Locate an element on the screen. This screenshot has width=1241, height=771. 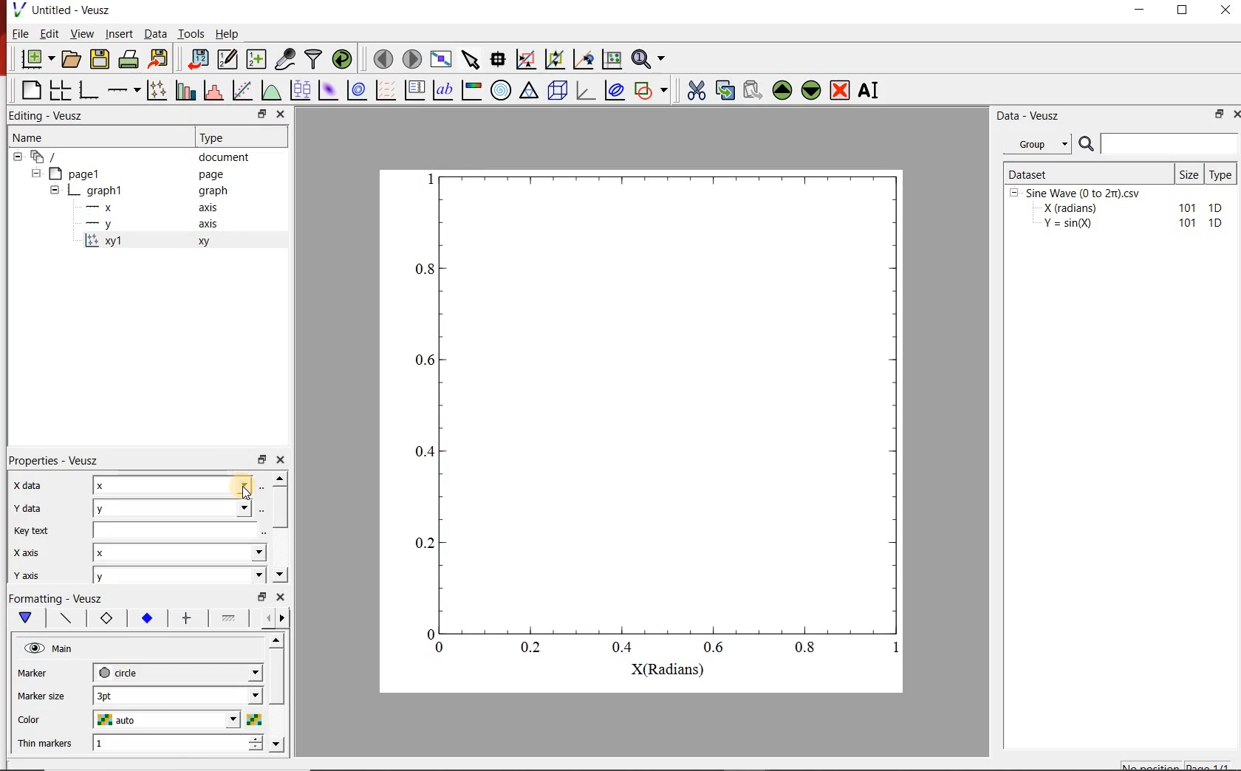
Textbox is located at coordinates (174, 484).